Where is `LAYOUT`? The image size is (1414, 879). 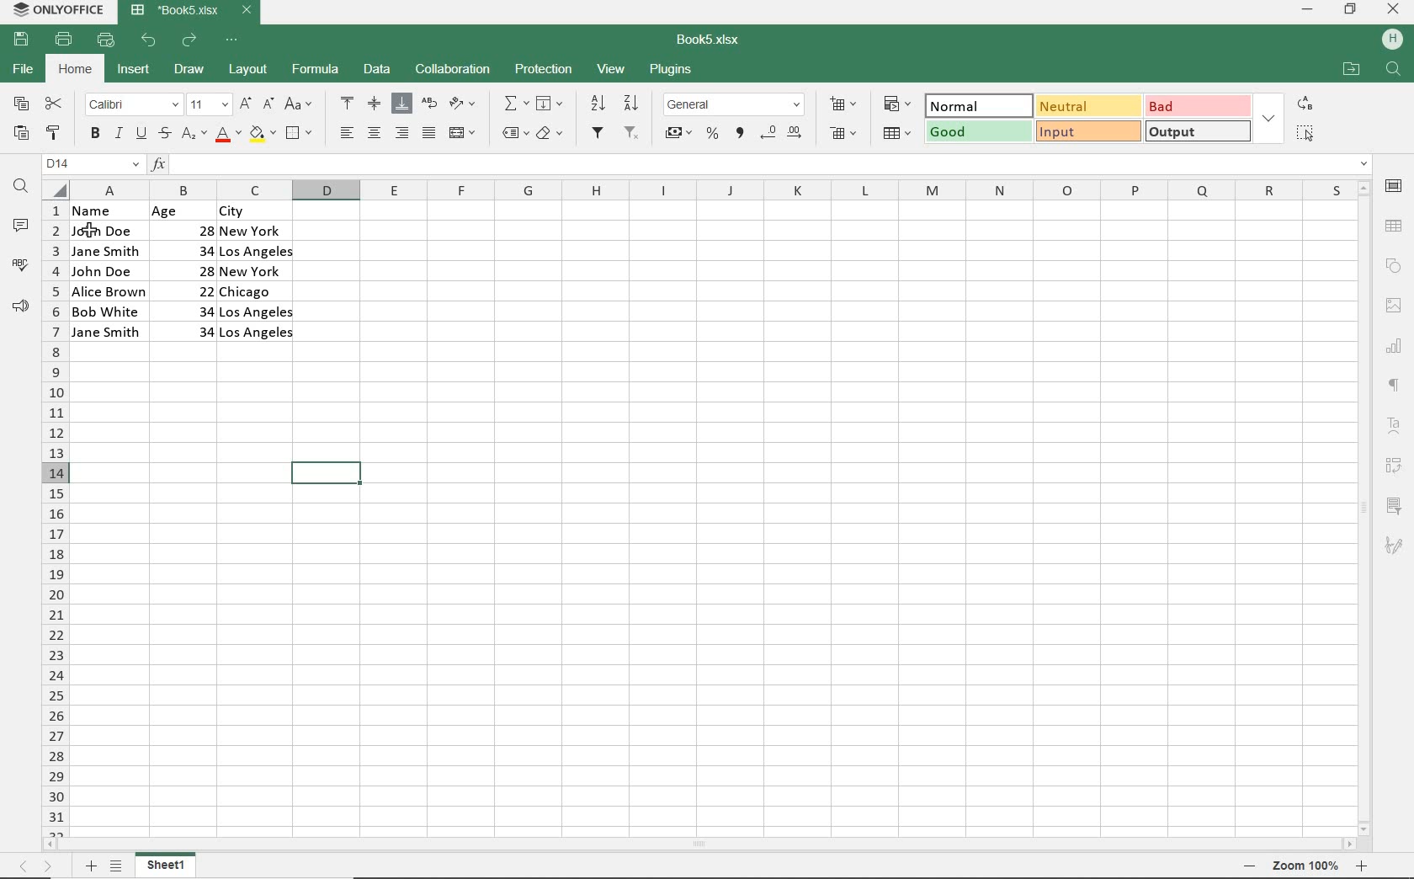
LAYOUT is located at coordinates (246, 71).